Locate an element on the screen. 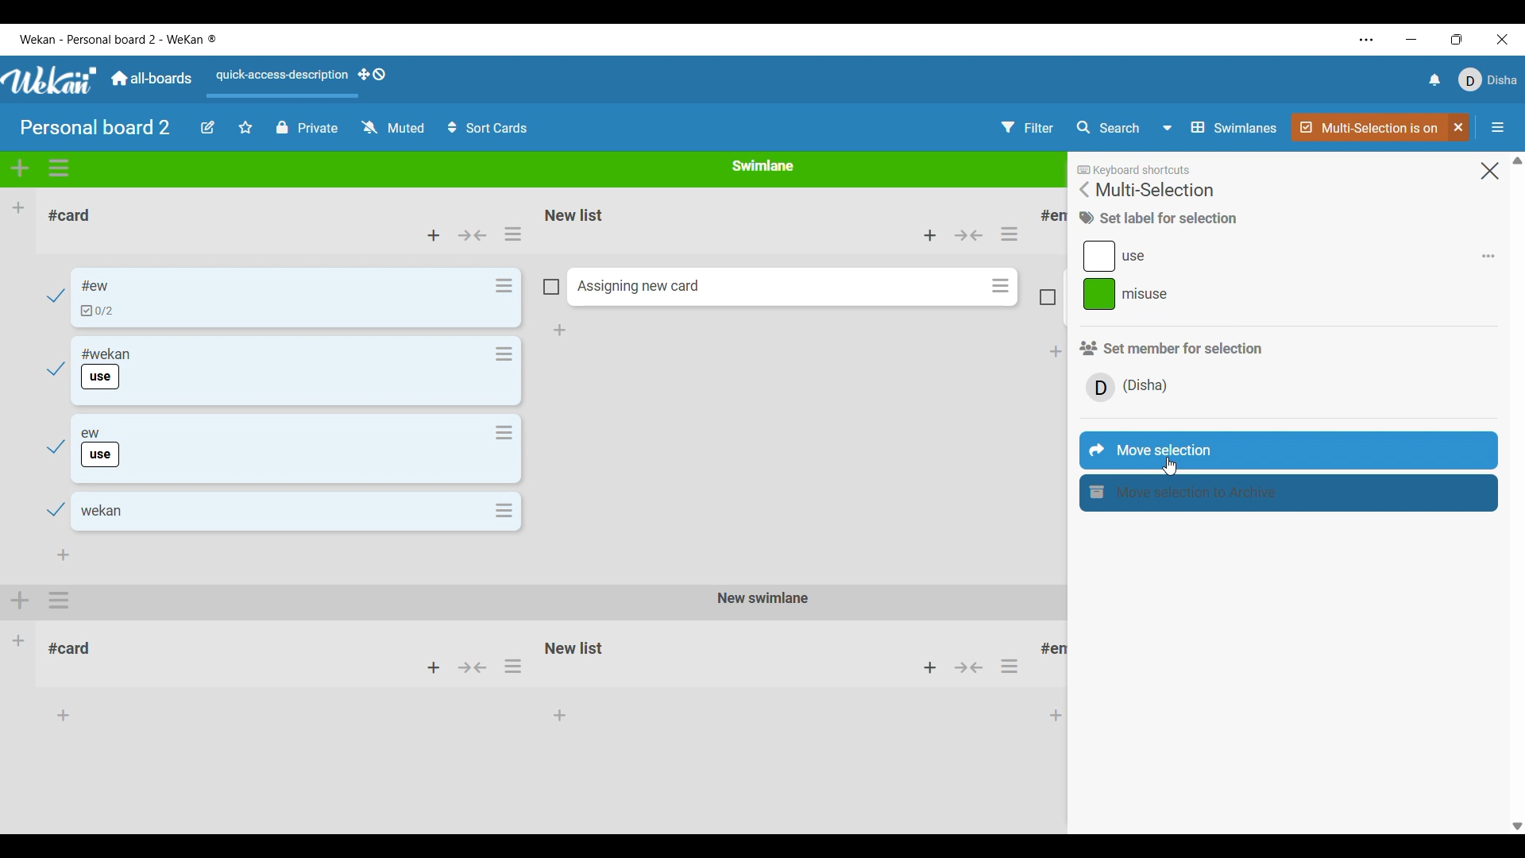 This screenshot has width=1525, height=858. Change tab size is located at coordinates (1457, 39).